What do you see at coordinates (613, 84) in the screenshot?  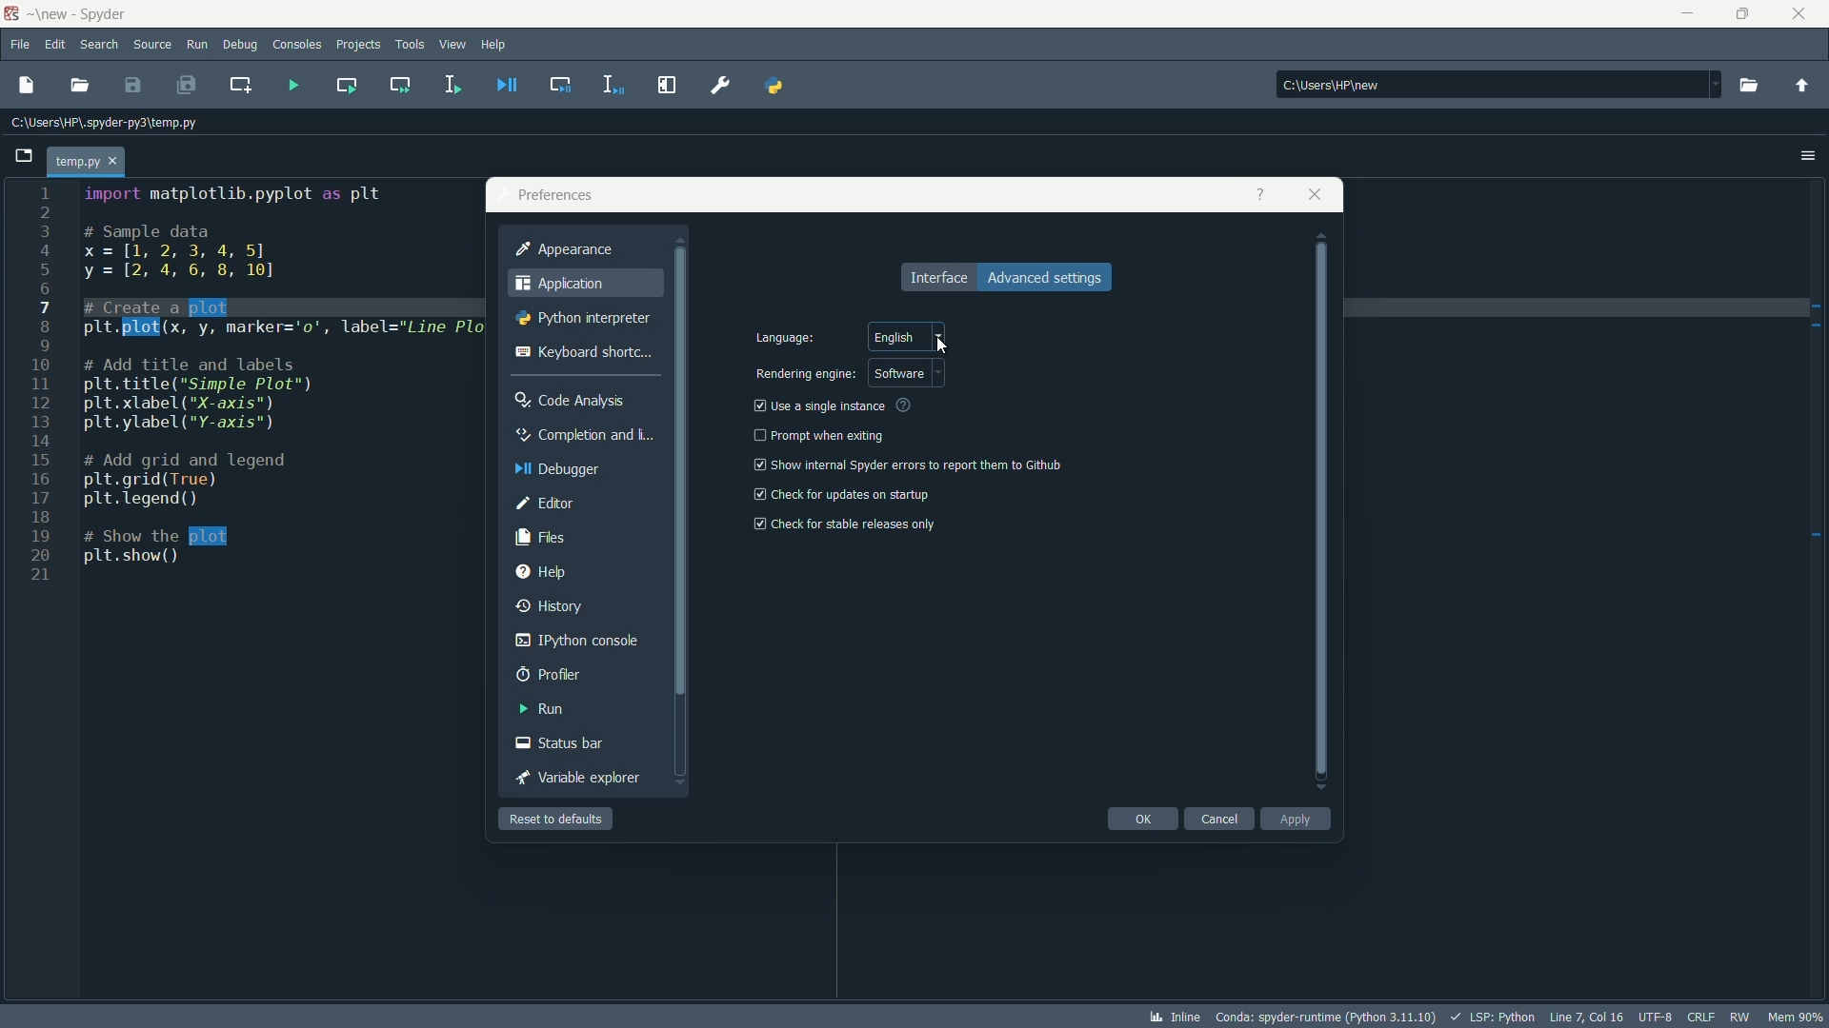 I see `debug selection` at bounding box center [613, 84].